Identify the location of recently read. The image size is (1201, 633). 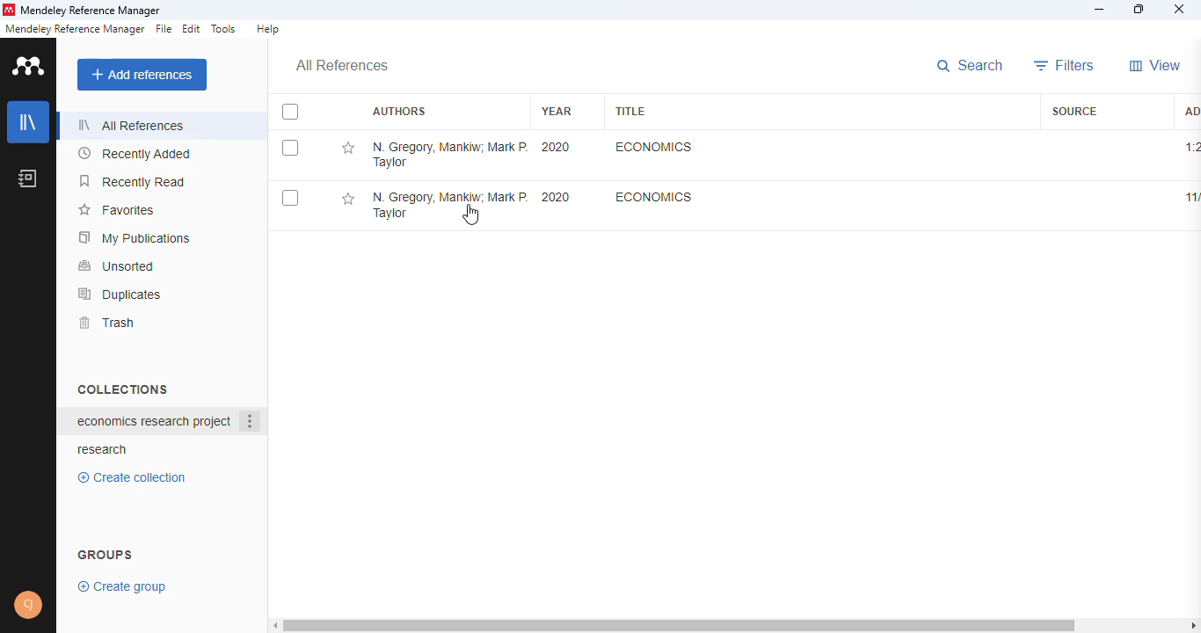
(134, 181).